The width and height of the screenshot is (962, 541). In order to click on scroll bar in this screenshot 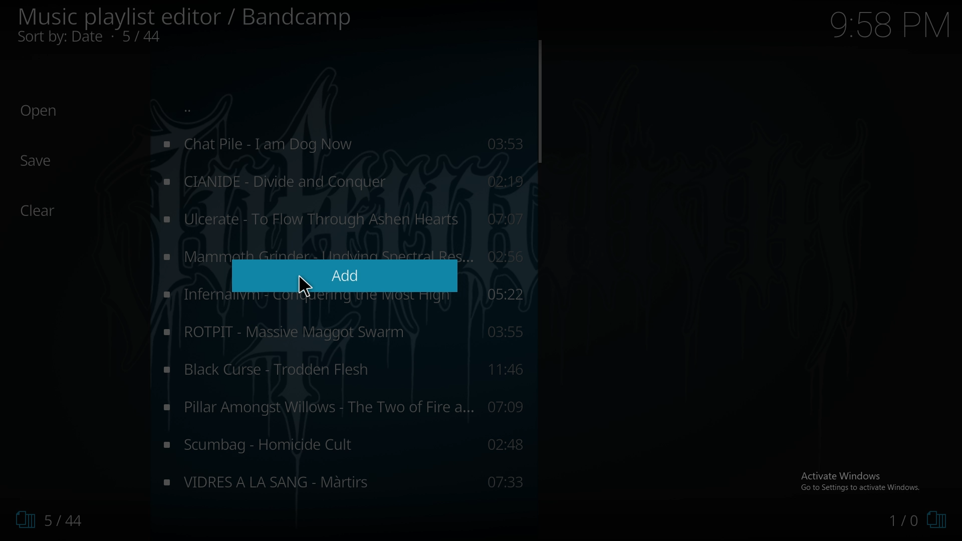, I will do `click(539, 101)`.